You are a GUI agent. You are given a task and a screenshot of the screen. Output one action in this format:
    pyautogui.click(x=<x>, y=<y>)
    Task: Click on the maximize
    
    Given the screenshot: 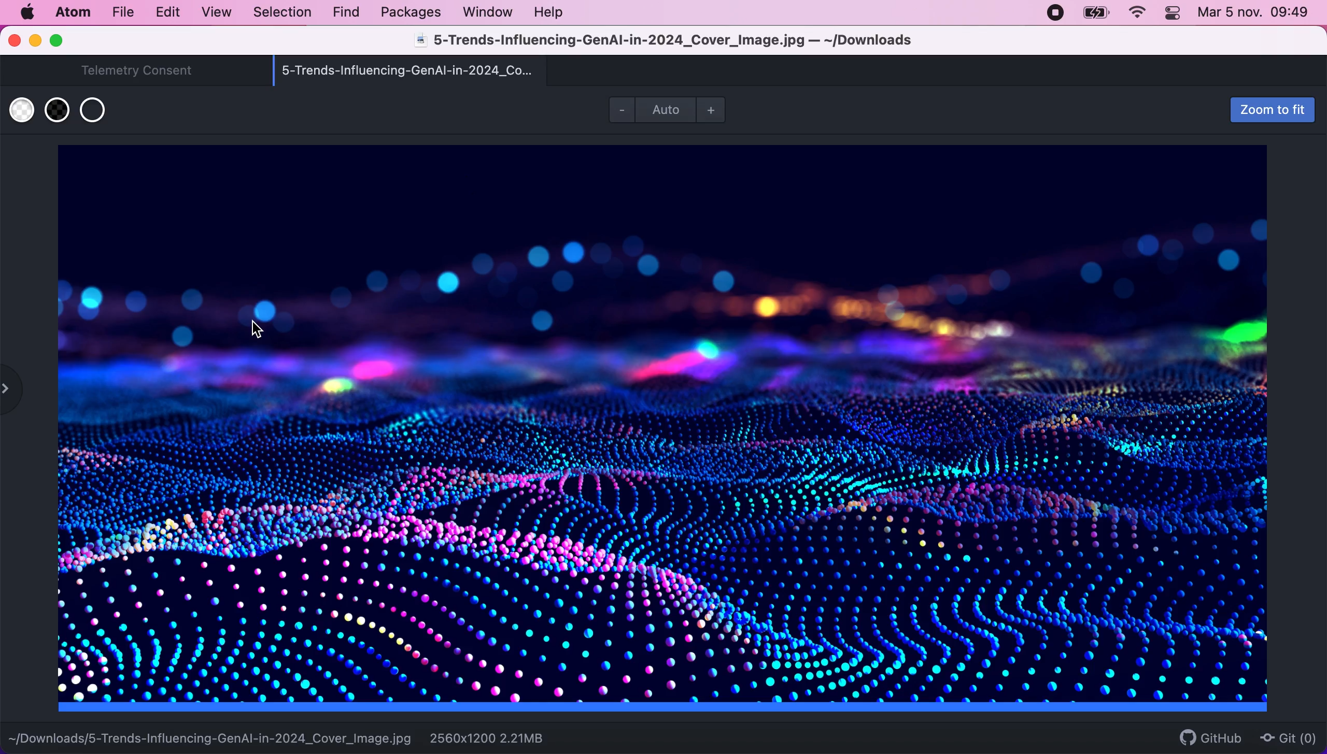 What is the action you would take?
    pyautogui.click(x=65, y=39)
    